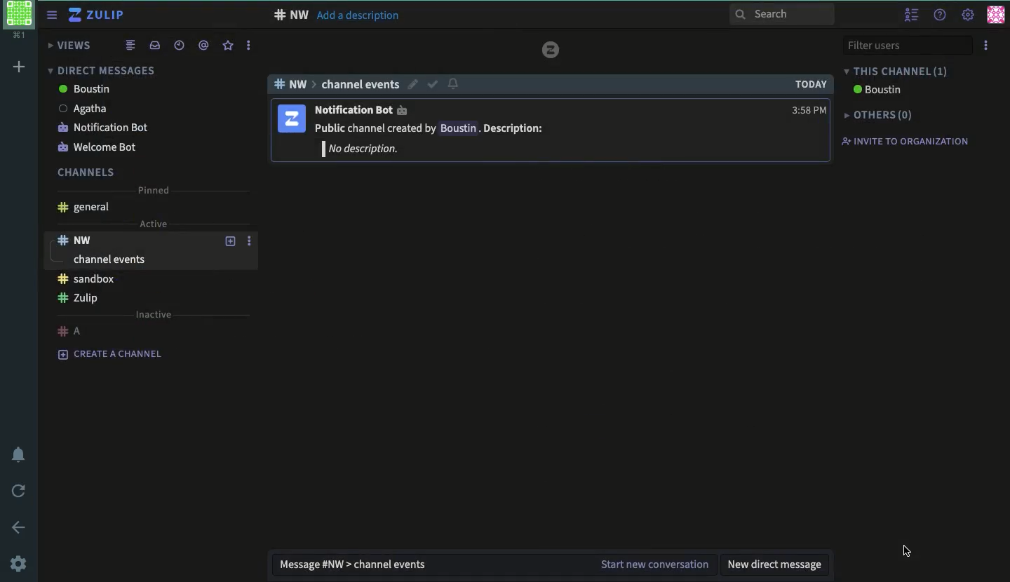 The height and width of the screenshot is (582, 1010). I want to click on mention, so click(202, 45).